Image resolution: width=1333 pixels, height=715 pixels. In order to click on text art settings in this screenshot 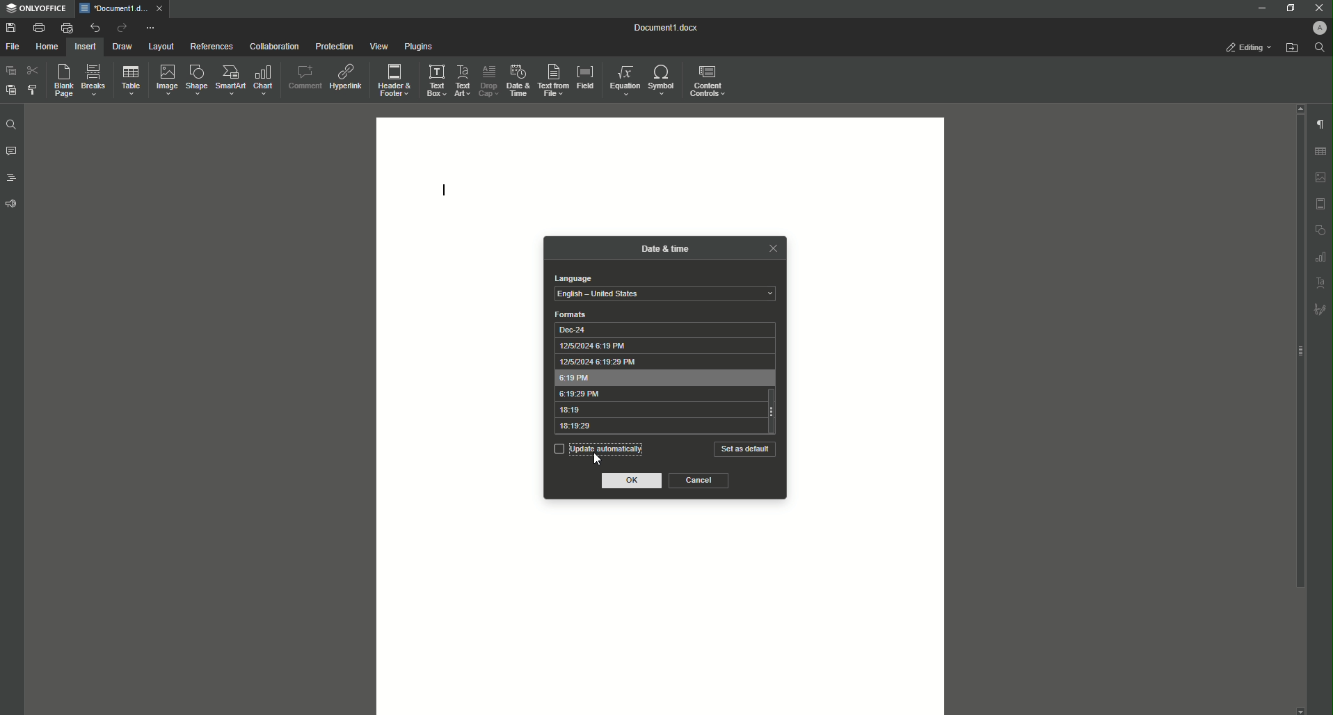, I will do `click(1321, 281)`.